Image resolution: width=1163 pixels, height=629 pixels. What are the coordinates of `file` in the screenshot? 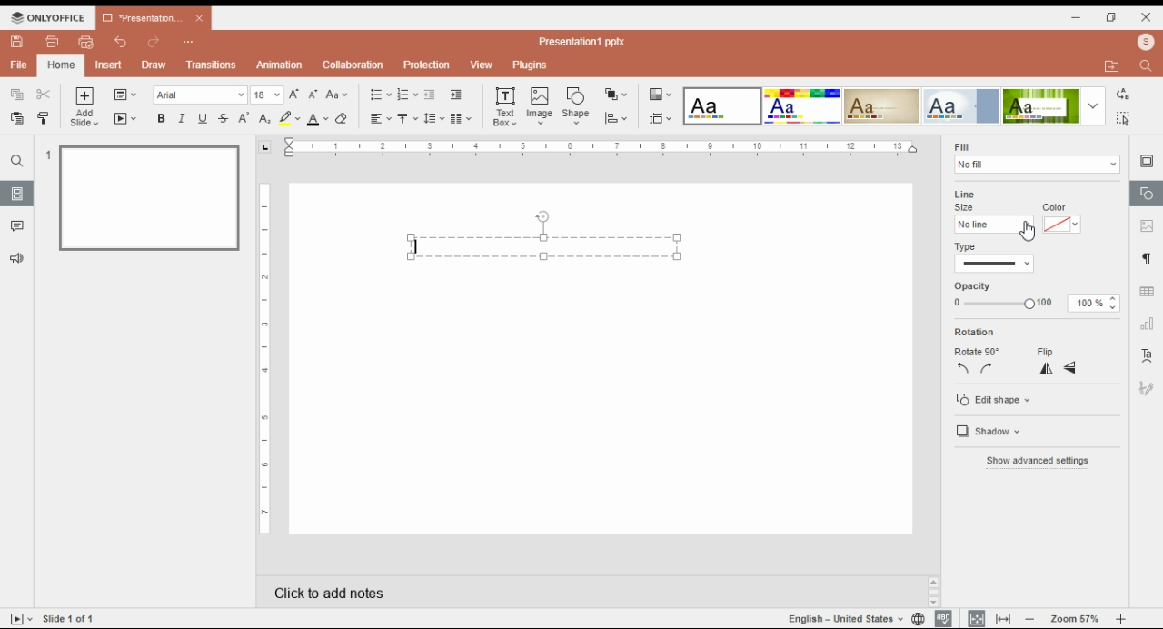 It's located at (18, 65).